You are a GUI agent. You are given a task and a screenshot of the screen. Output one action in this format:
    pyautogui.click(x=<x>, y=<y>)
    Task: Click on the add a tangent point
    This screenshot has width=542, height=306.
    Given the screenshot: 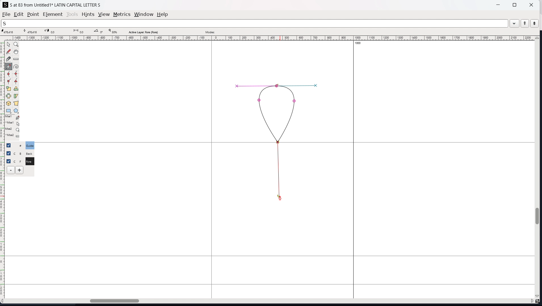 What is the action you would take?
    pyautogui.click(x=16, y=81)
    